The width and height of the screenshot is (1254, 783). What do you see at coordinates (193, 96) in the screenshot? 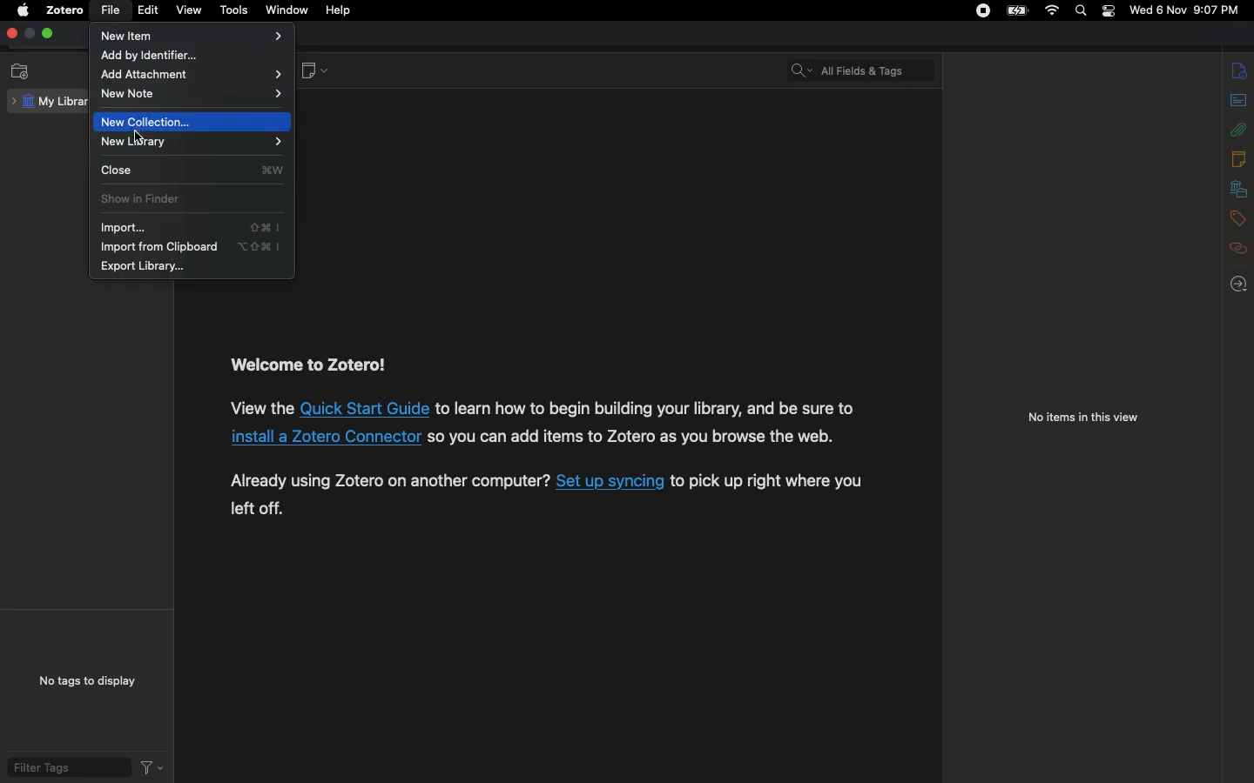
I see `New note` at bounding box center [193, 96].